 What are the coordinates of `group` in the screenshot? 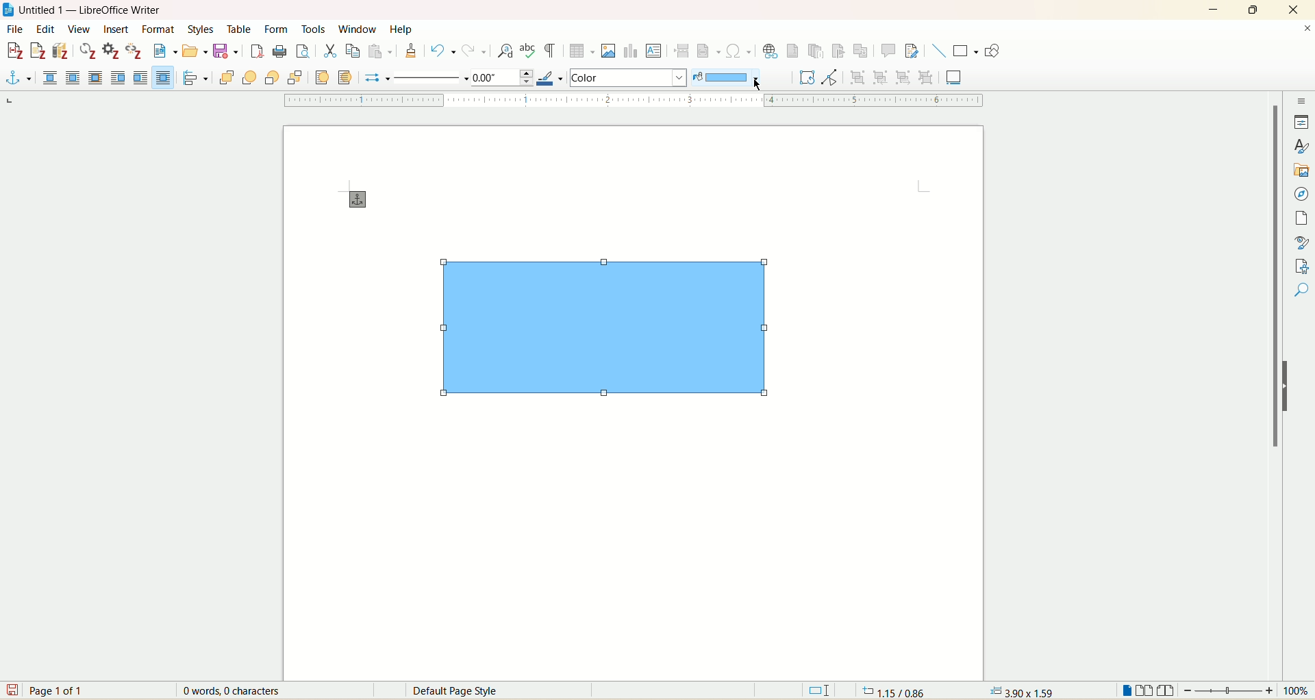 It's located at (860, 77).